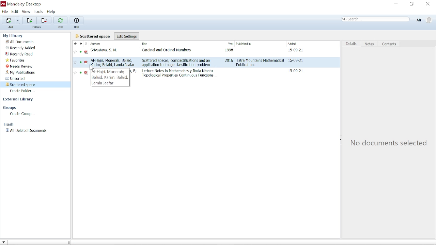 The height and width of the screenshot is (245, 436). Describe the element at coordinates (101, 44) in the screenshot. I see `Authors` at that location.